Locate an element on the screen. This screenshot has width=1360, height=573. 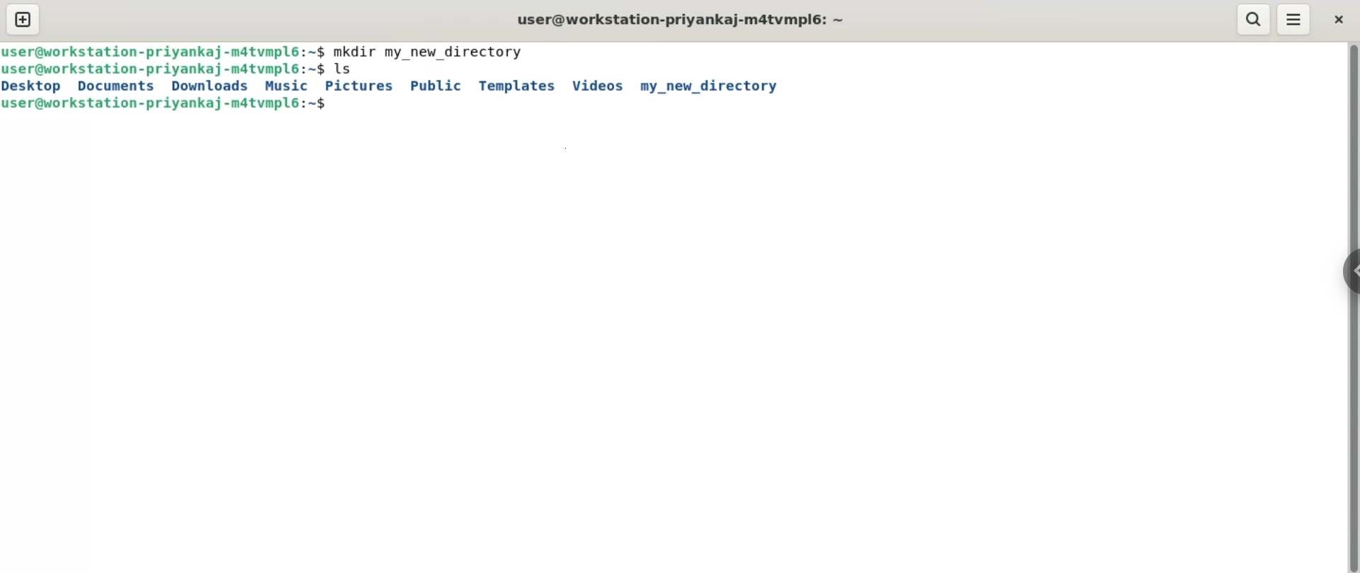
music is located at coordinates (285, 85).